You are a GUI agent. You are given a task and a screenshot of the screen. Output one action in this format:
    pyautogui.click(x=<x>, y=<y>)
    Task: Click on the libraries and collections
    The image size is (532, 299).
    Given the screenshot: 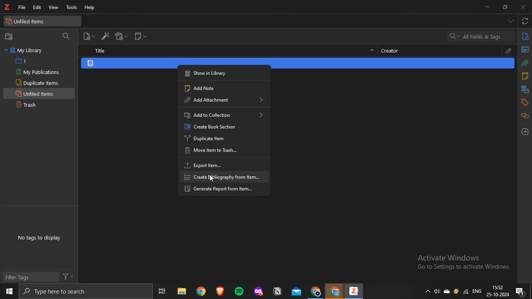 What is the action you would take?
    pyautogui.click(x=525, y=89)
    